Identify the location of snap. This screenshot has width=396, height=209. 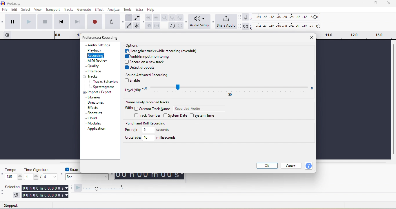
(72, 170).